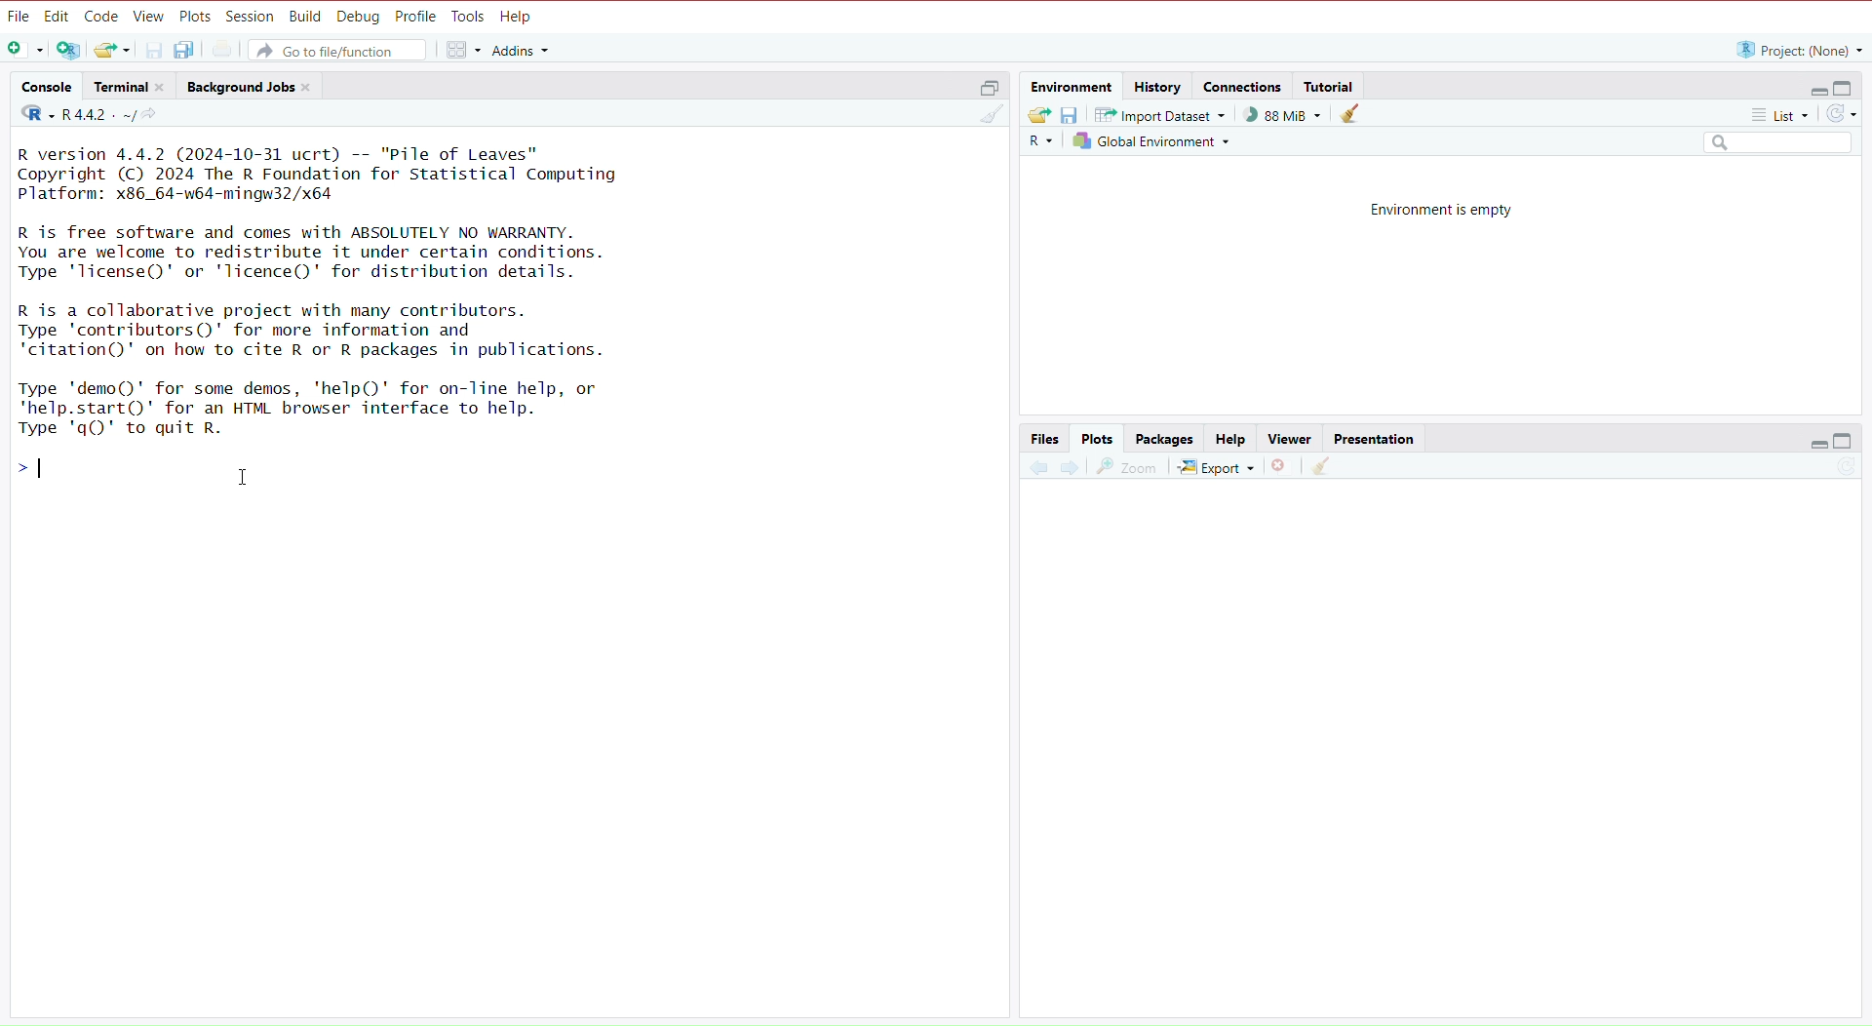  What do you see at coordinates (152, 51) in the screenshot?
I see `Save current file` at bounding box center [152, 51].